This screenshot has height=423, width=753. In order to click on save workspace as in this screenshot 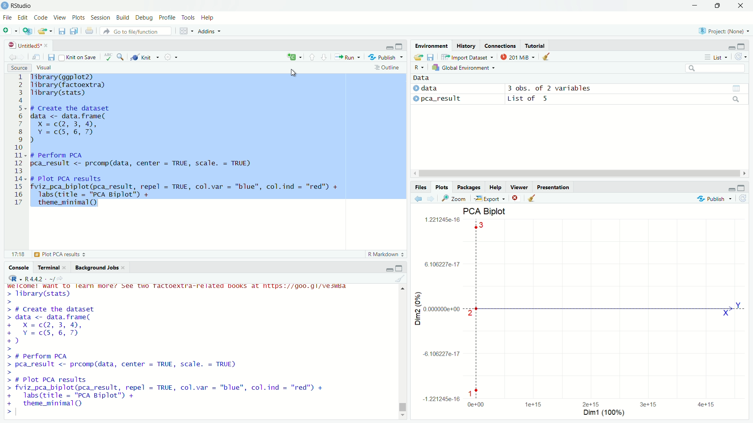, I will do `click(432, 56)`.